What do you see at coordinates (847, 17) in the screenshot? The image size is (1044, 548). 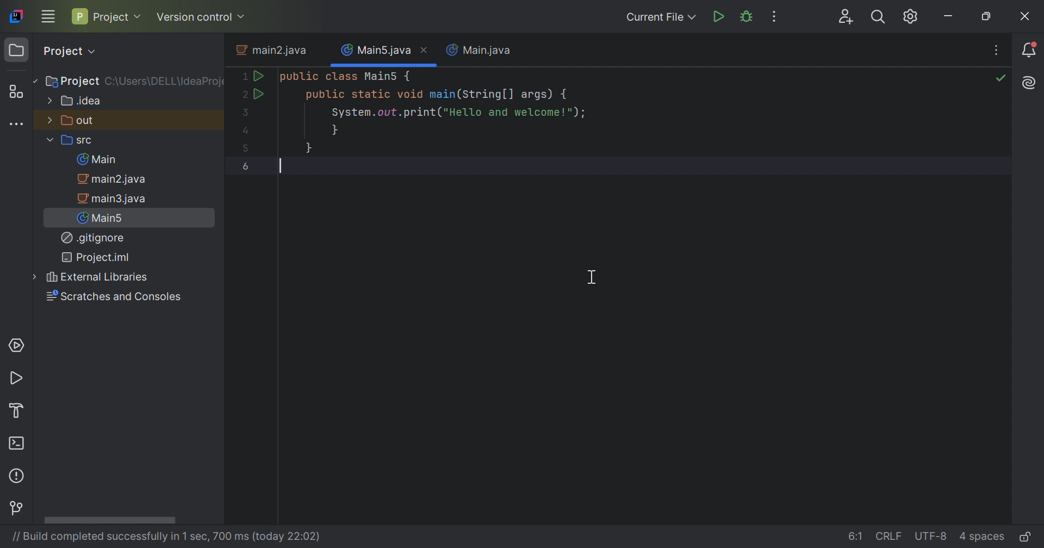 I see `Code With Me` at bounding box center [847, 17].